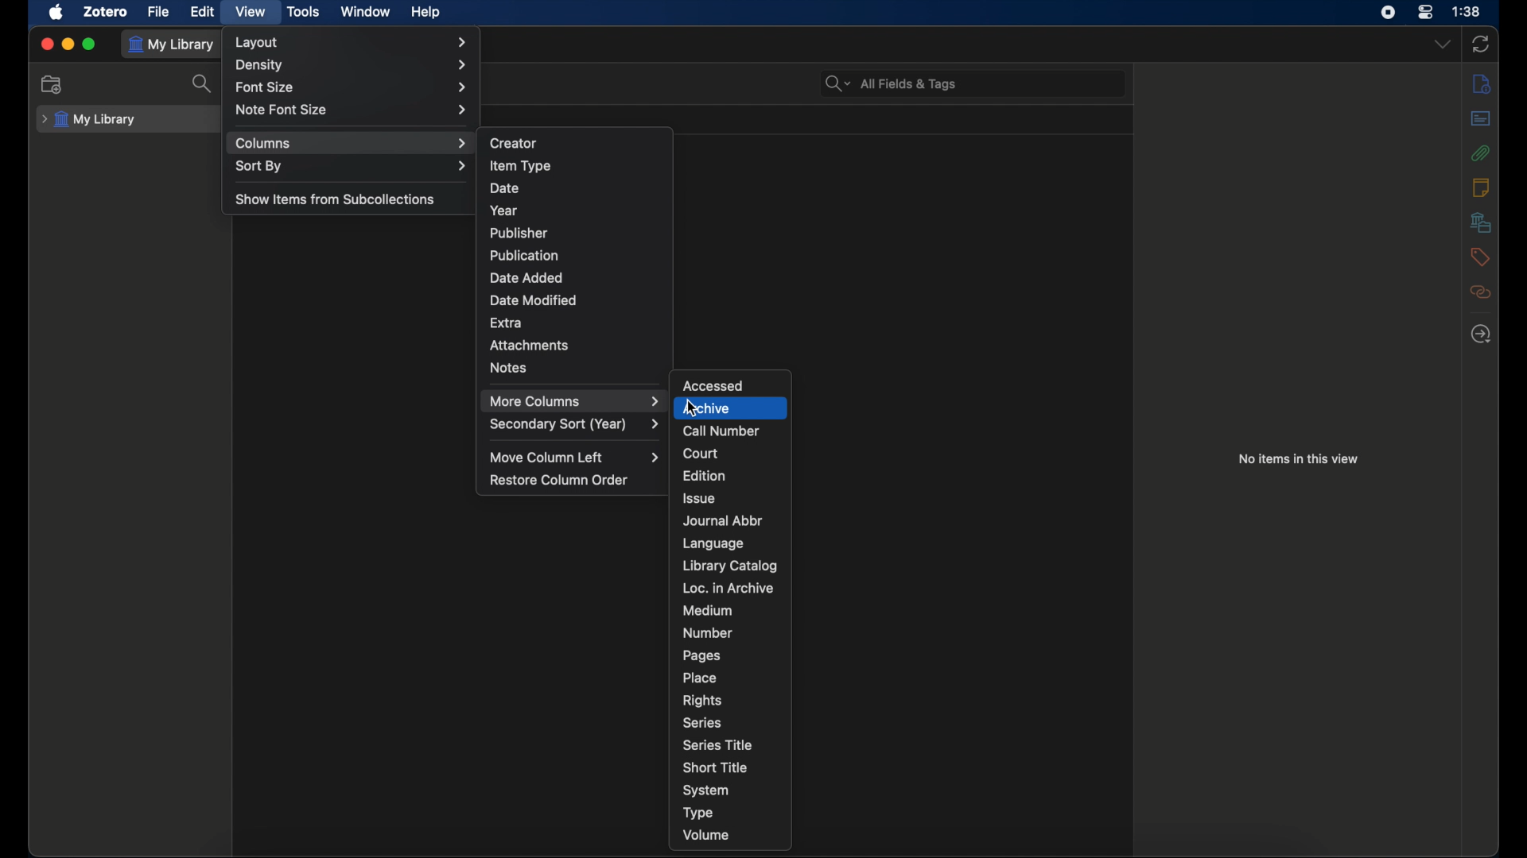 Image resolution: width=1527 pixels, height=858 pixels. I want to click on creator, so click(515, 141).